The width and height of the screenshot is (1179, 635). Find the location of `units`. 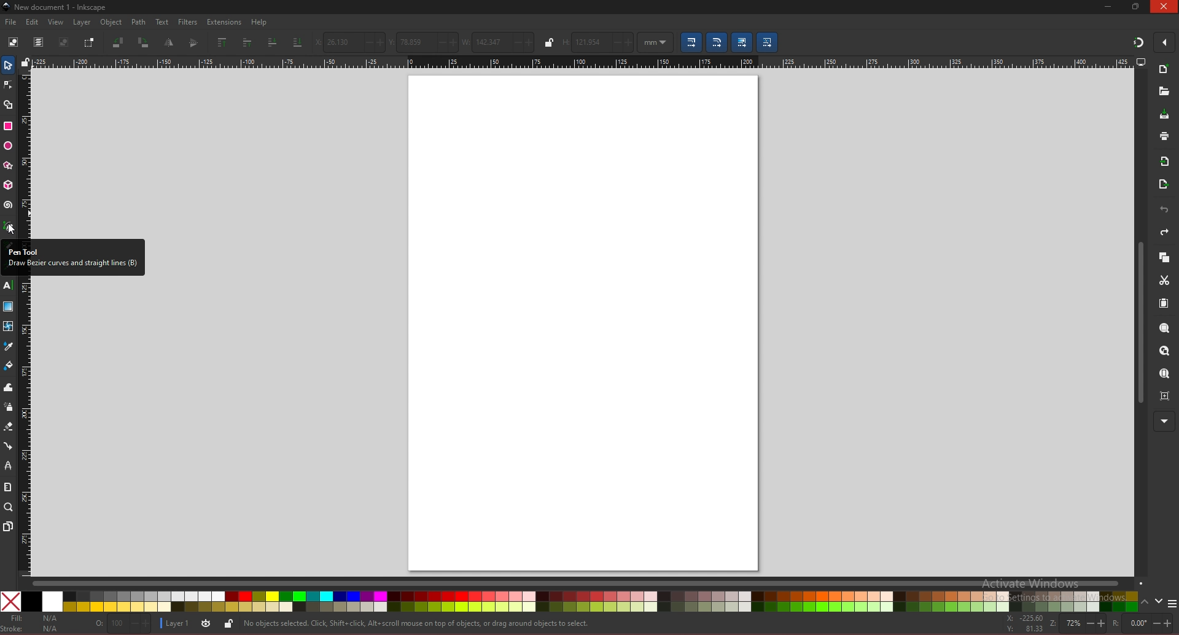

units is located at coordinates (656, 42).